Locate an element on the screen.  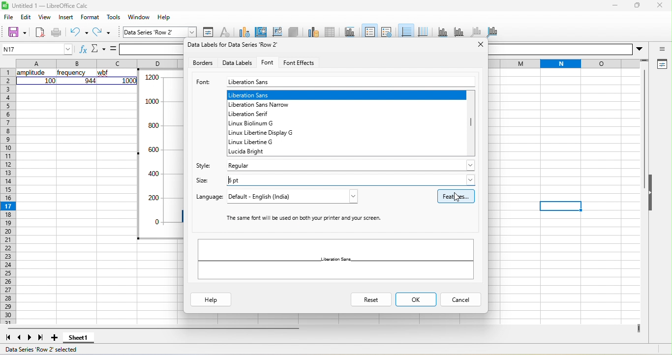
column headings is located at coordinates (98, 62).